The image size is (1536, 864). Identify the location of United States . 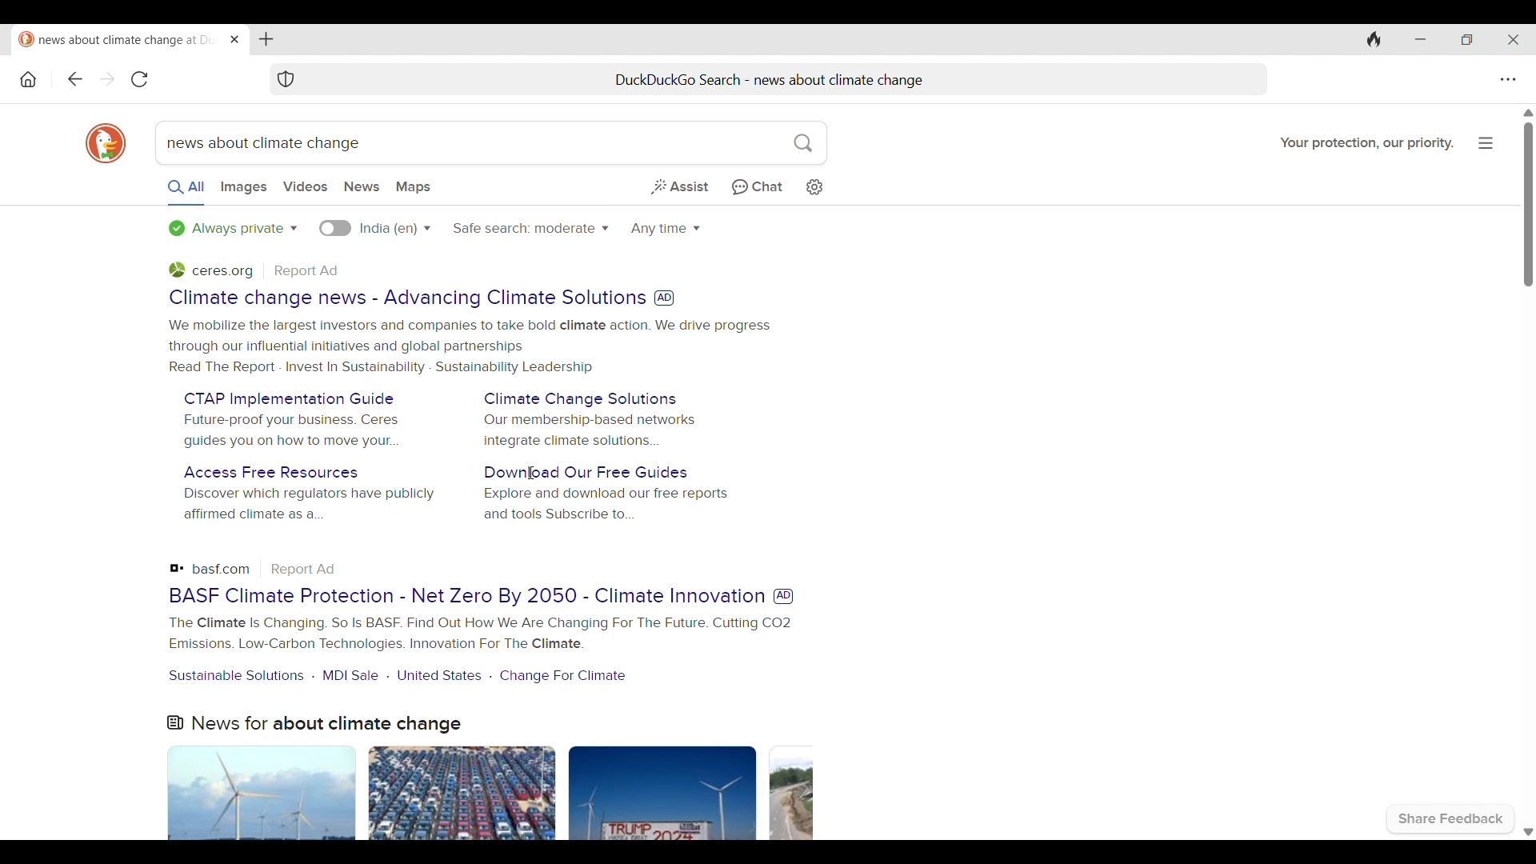
(439, 676).